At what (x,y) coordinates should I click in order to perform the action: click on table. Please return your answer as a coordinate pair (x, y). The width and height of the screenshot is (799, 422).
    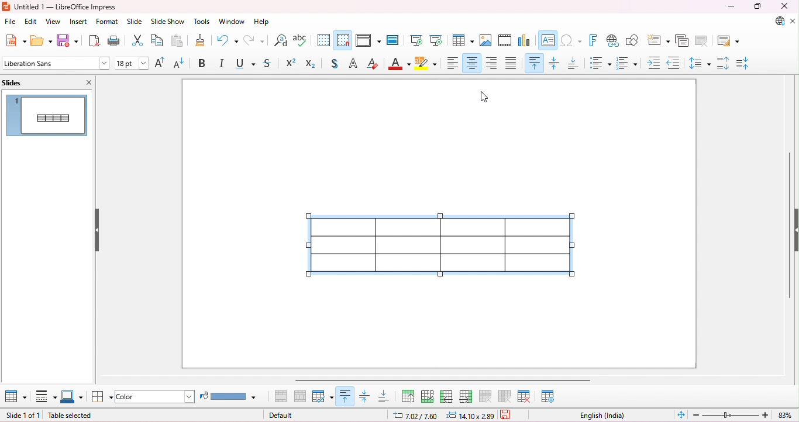
    Looking at the image, I should click on (15, 397).